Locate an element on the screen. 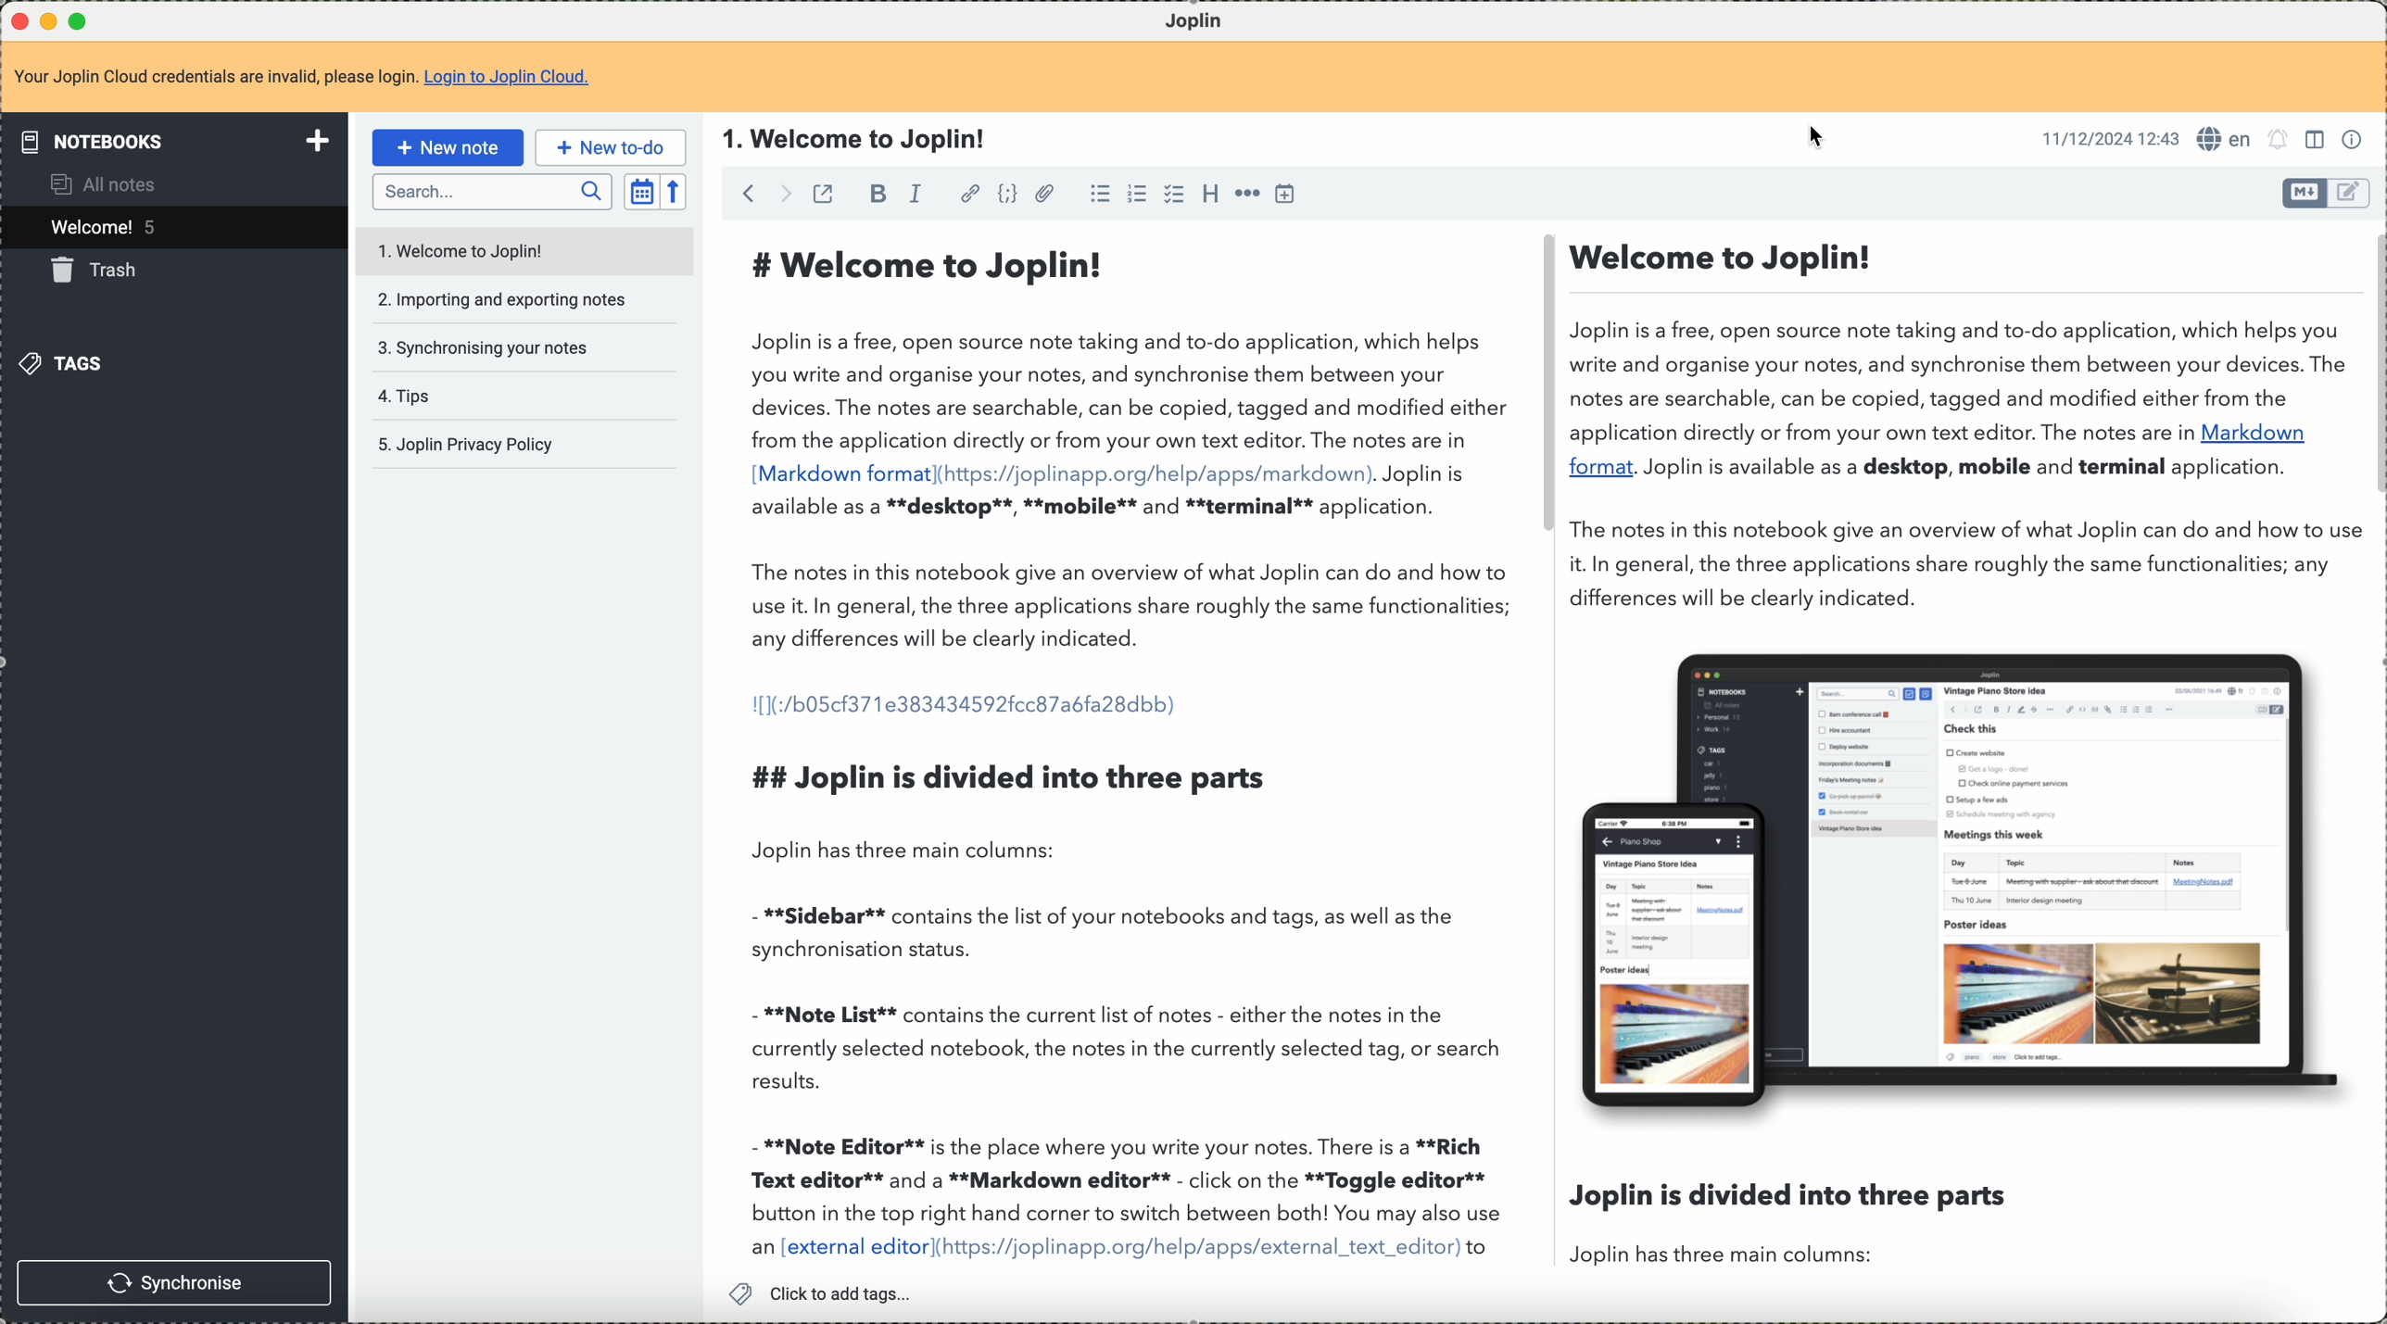  click on welcome note is located at coordinates (171, 231).